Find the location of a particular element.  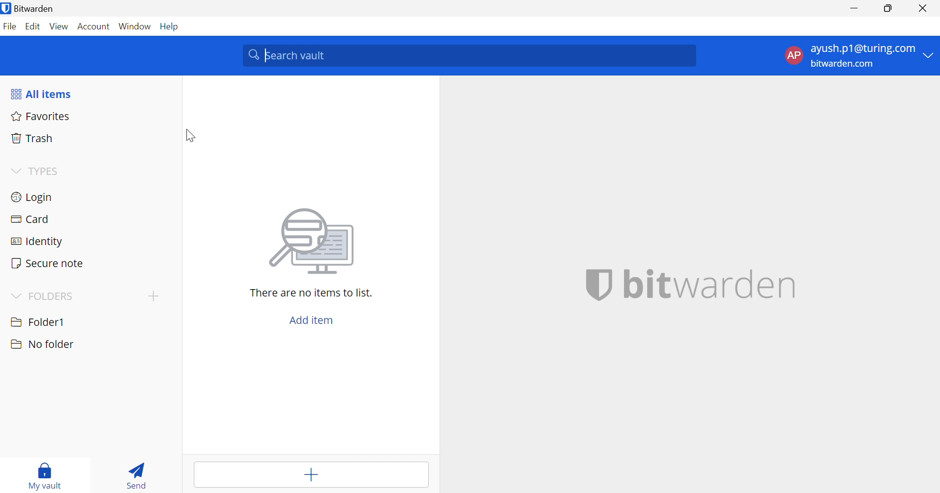

Login is located at coordinates (33, 197).